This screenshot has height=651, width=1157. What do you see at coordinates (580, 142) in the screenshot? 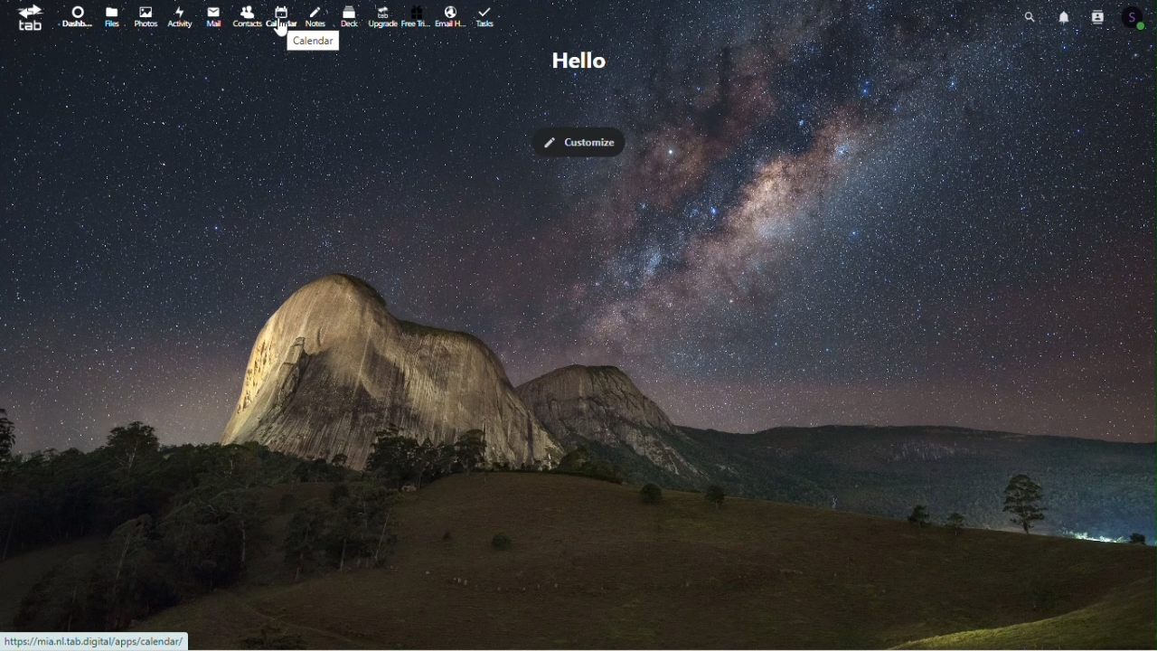
I see `customise` at bounding box center [580, 142].